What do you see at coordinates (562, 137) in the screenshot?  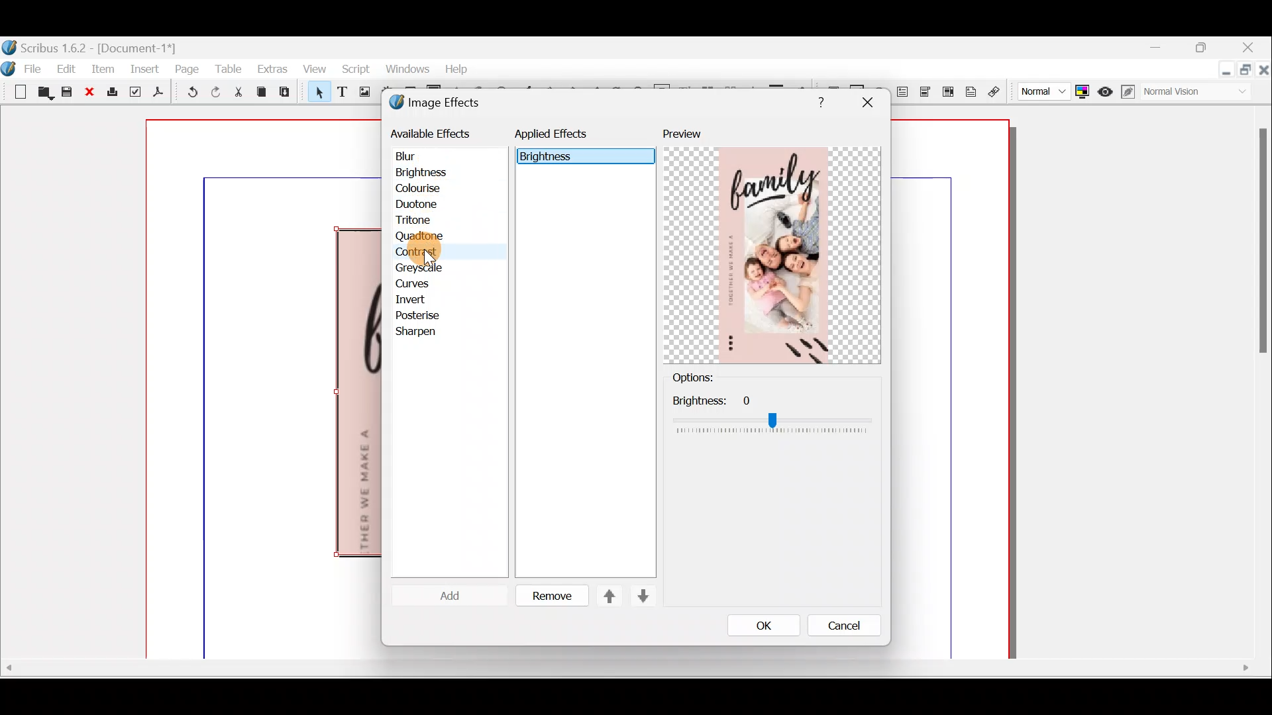 I see `Applied effects` at bounding box center [562, 137].